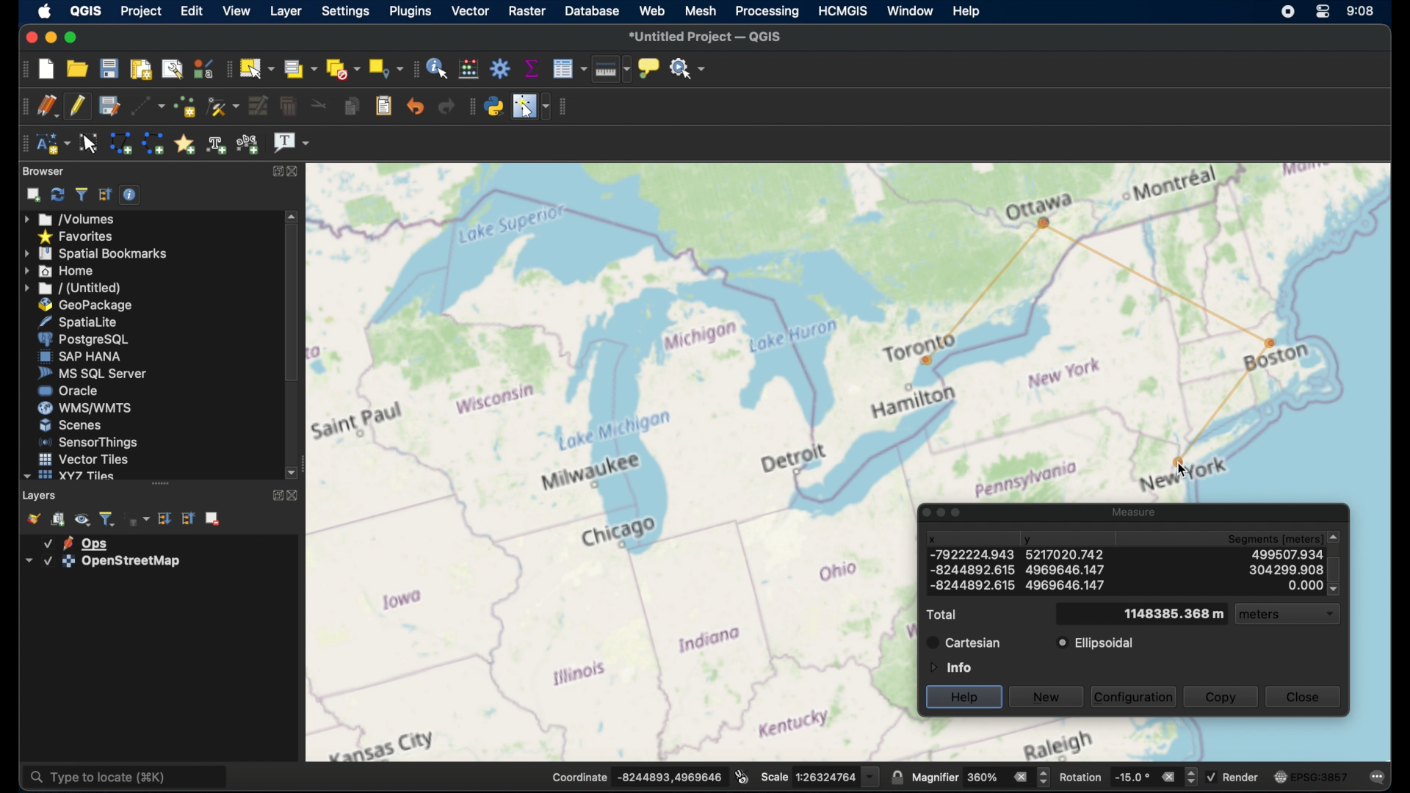 The image size is (1410, 793). I want to click on close, so click(297, 170).